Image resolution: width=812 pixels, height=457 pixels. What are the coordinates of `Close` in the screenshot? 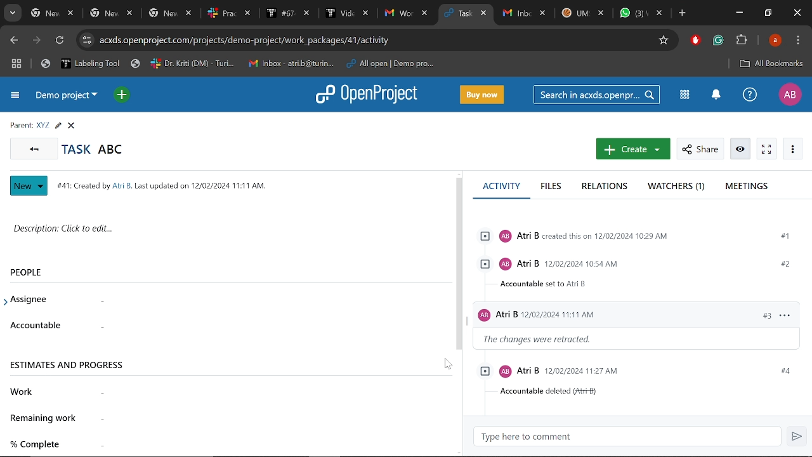 It's located at (796, 13).